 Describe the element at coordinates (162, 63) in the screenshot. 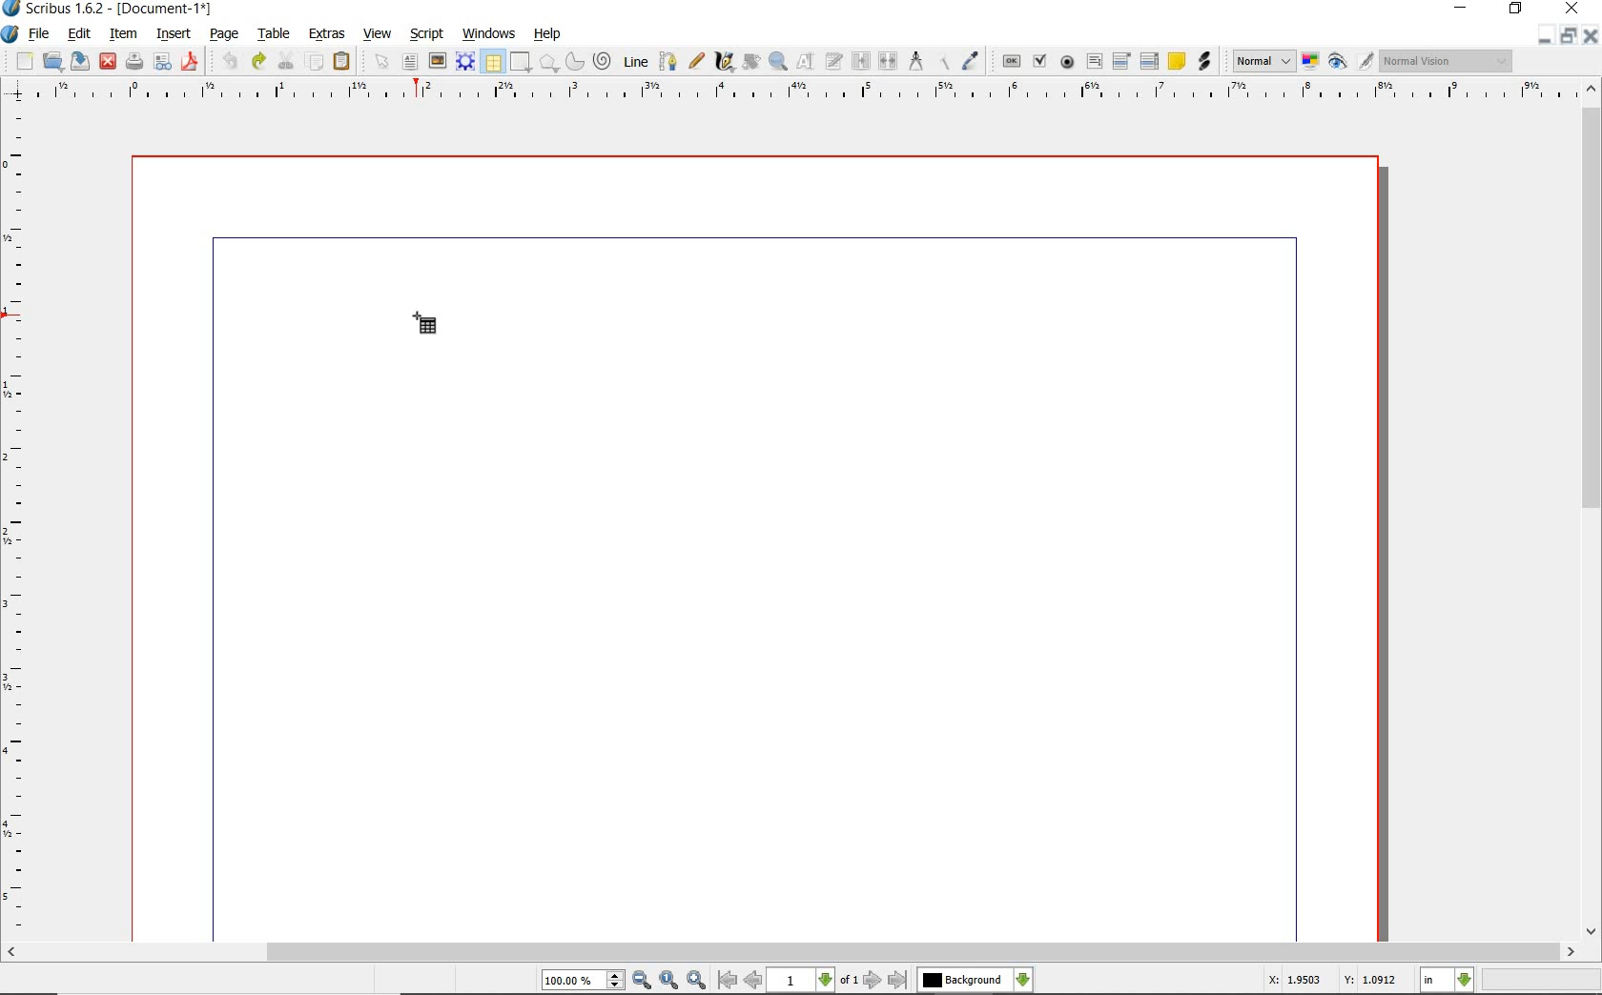

I see `preflight verifier` at that location.